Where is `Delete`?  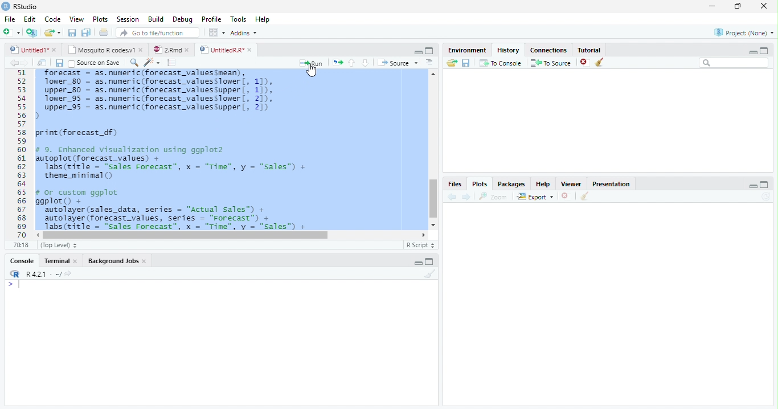
Delete is located at coordinates (584, 61).